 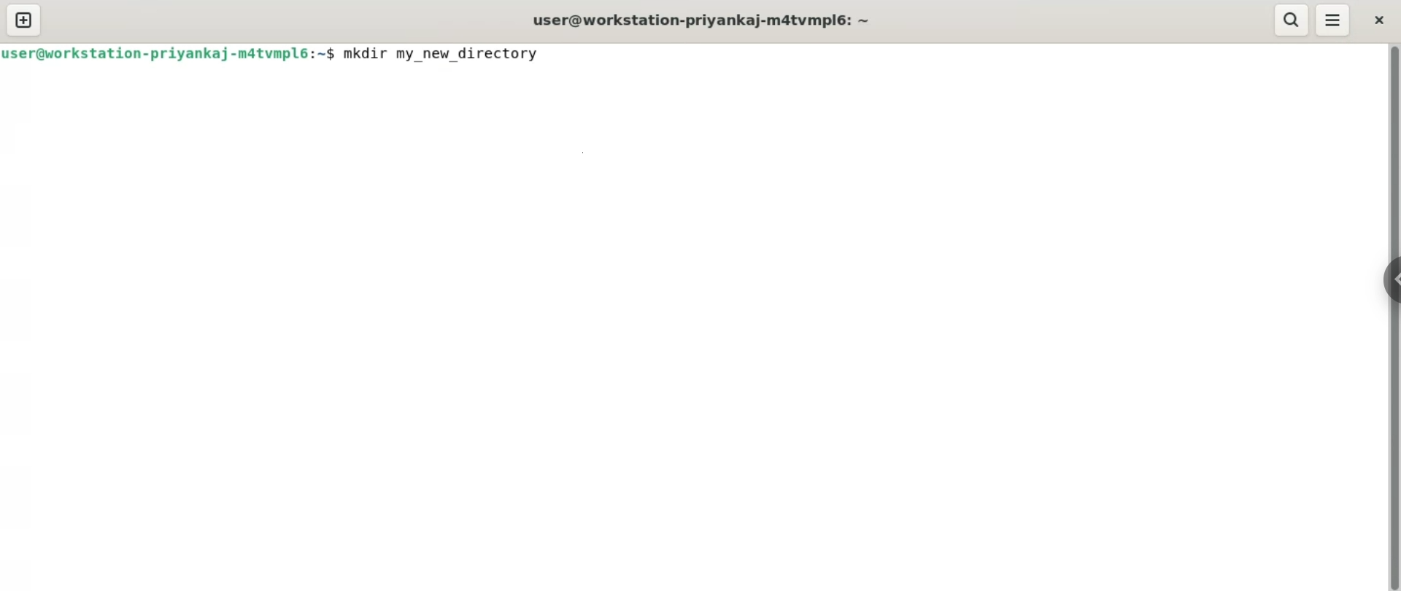 What do you see at coordinates (168, 53) in the screenshot?
I see `user@workstation-priyankaj-m4tvmpl6: ~ $` at bounding box center [168, 53].